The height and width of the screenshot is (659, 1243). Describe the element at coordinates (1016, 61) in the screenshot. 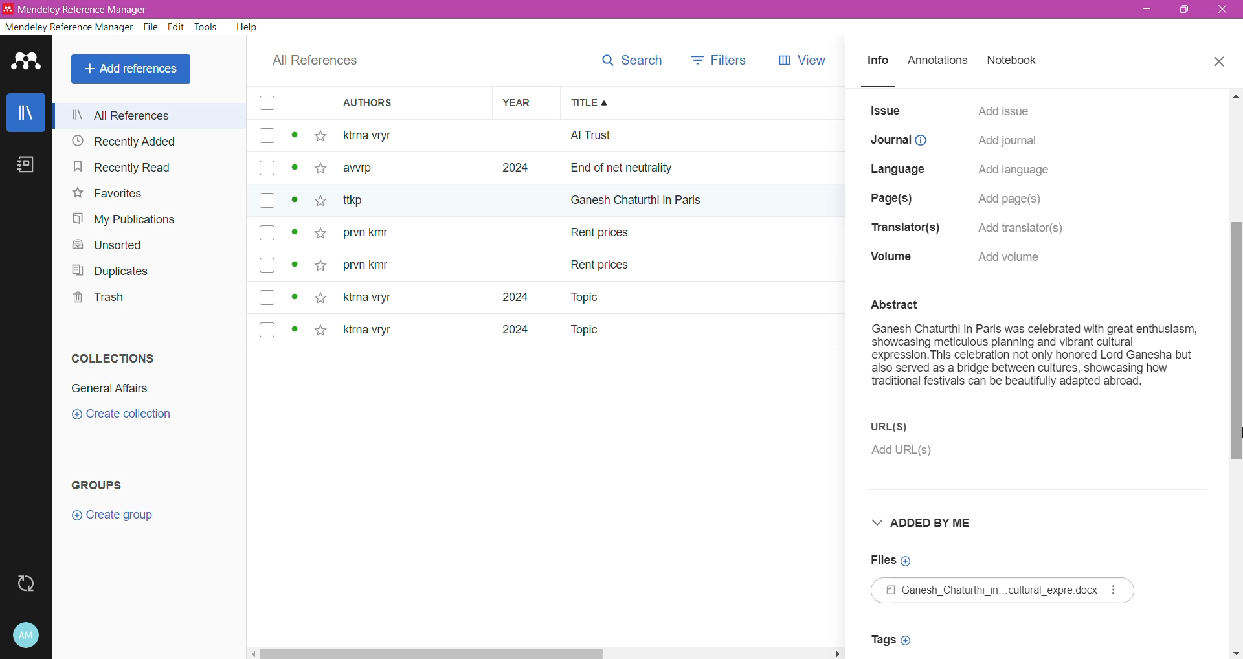

I see `Notebook` at that location.